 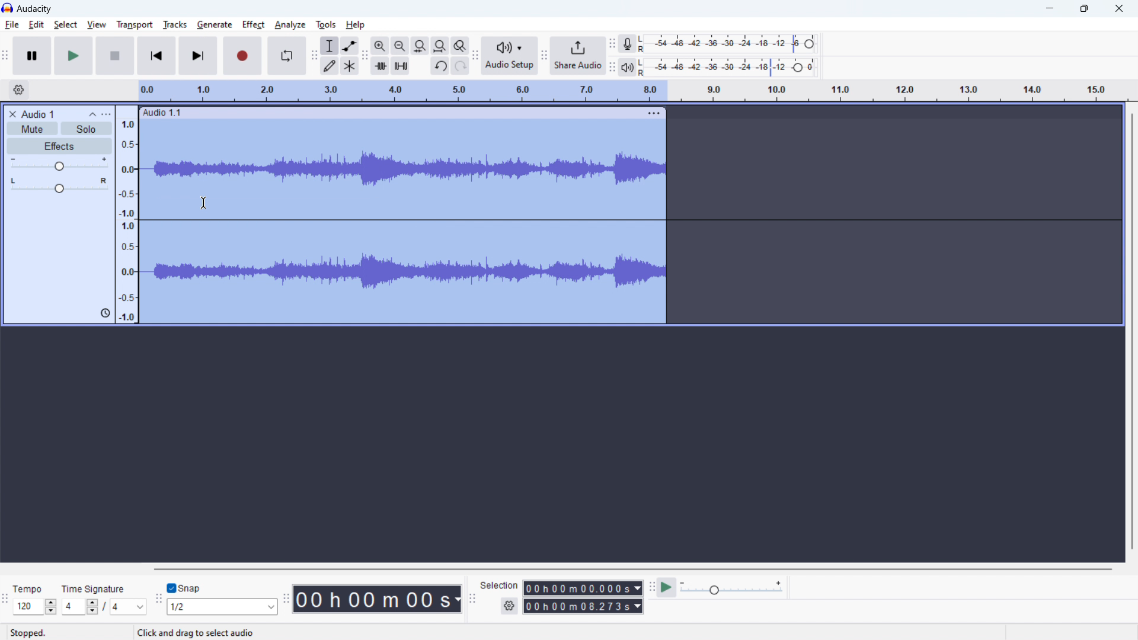 What do you see at coordinates (156, 599) in the screenshot?
I see `snapping toolbar` at bounding box center [156, 599].